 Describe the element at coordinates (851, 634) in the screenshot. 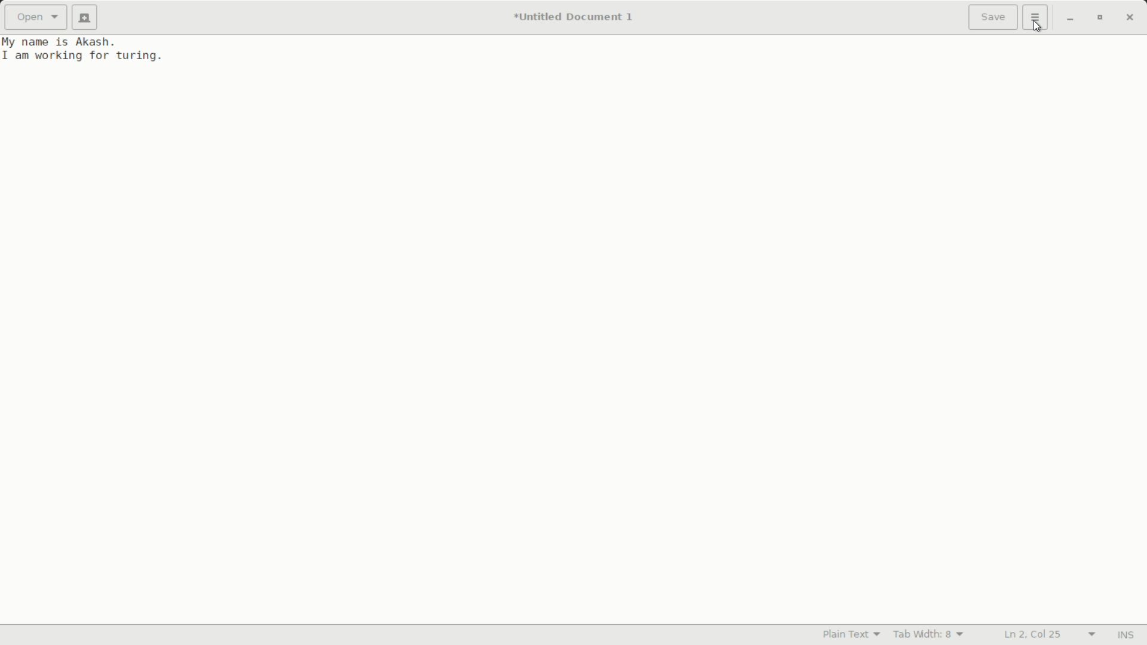

I see `text mode` at that location.